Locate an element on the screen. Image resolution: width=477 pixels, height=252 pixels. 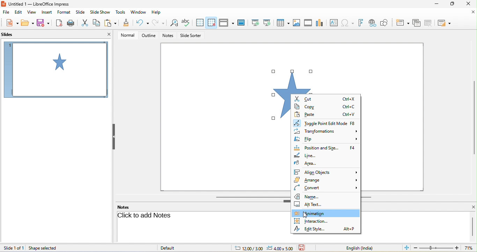
video/audio is located at coordinates (308, 22).